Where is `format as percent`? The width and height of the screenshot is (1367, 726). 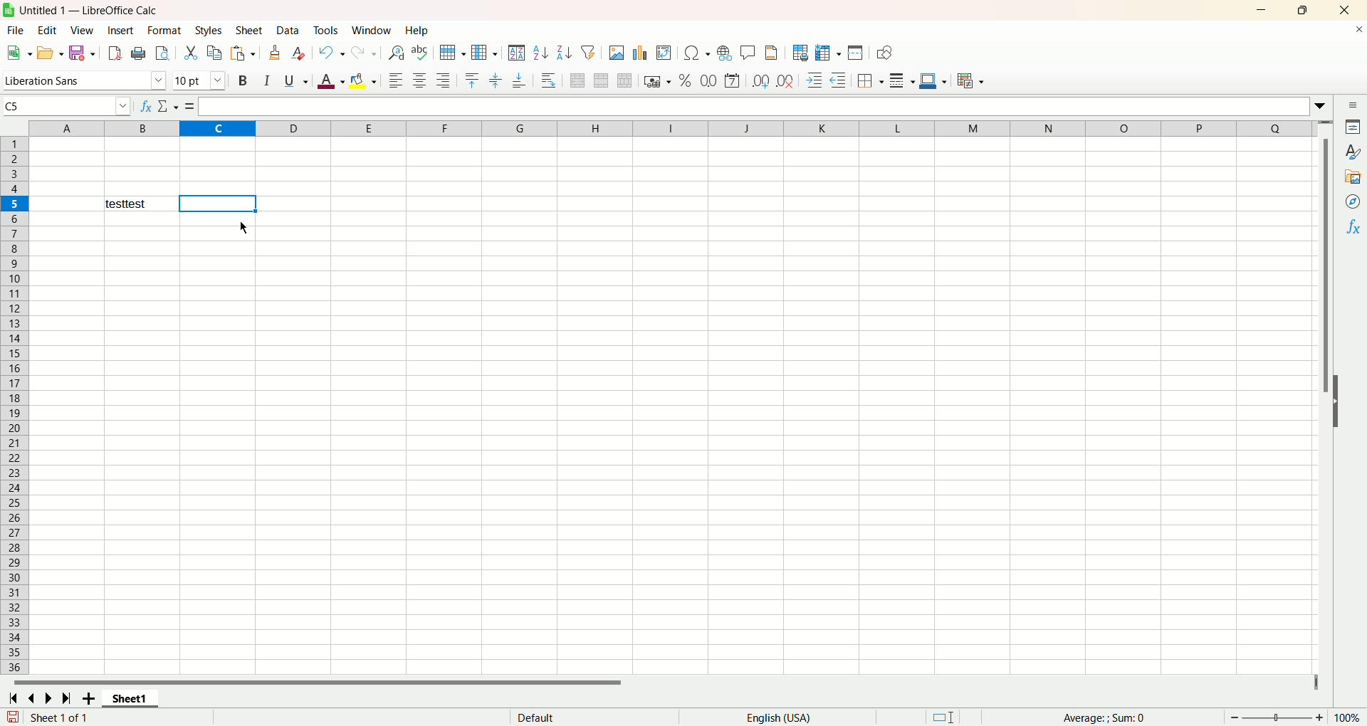 format as percent is located at coordinates (687, 80).